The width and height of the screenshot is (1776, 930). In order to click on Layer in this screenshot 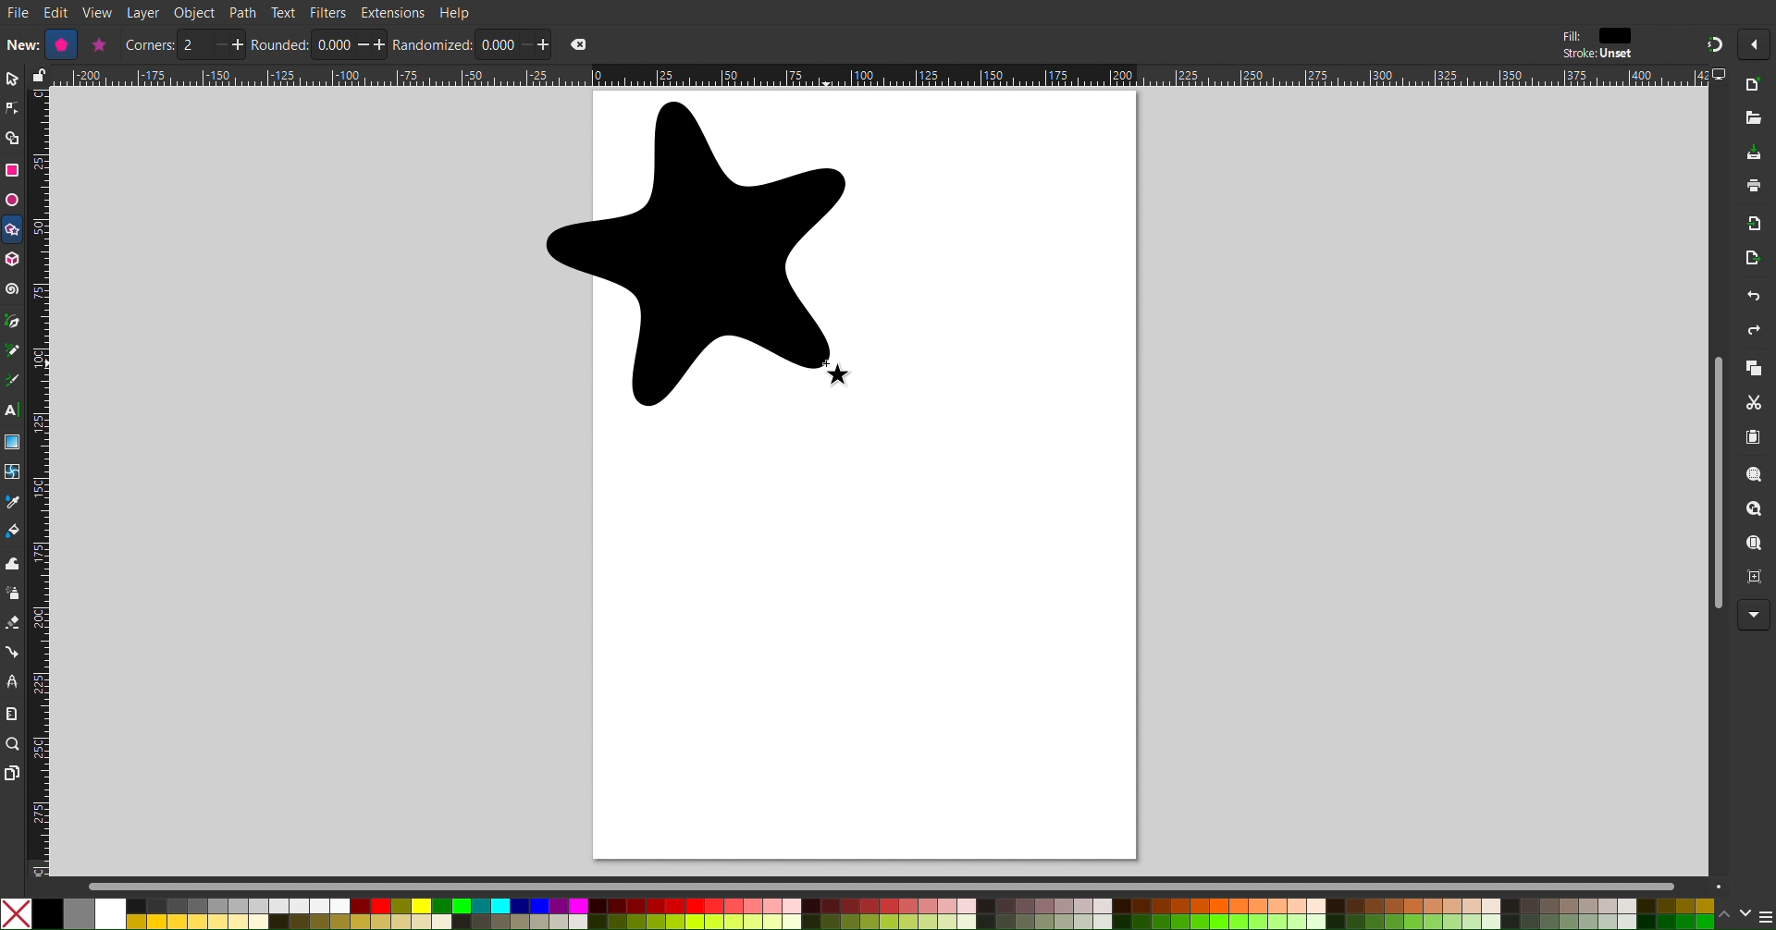, I will do `click(142, 13)`.